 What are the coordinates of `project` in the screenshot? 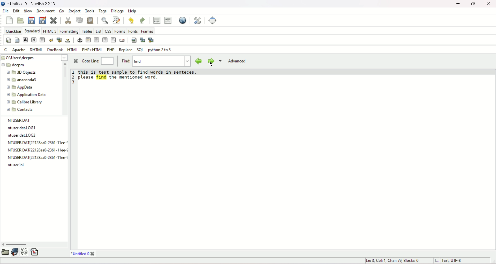 It's located at (74, 10).